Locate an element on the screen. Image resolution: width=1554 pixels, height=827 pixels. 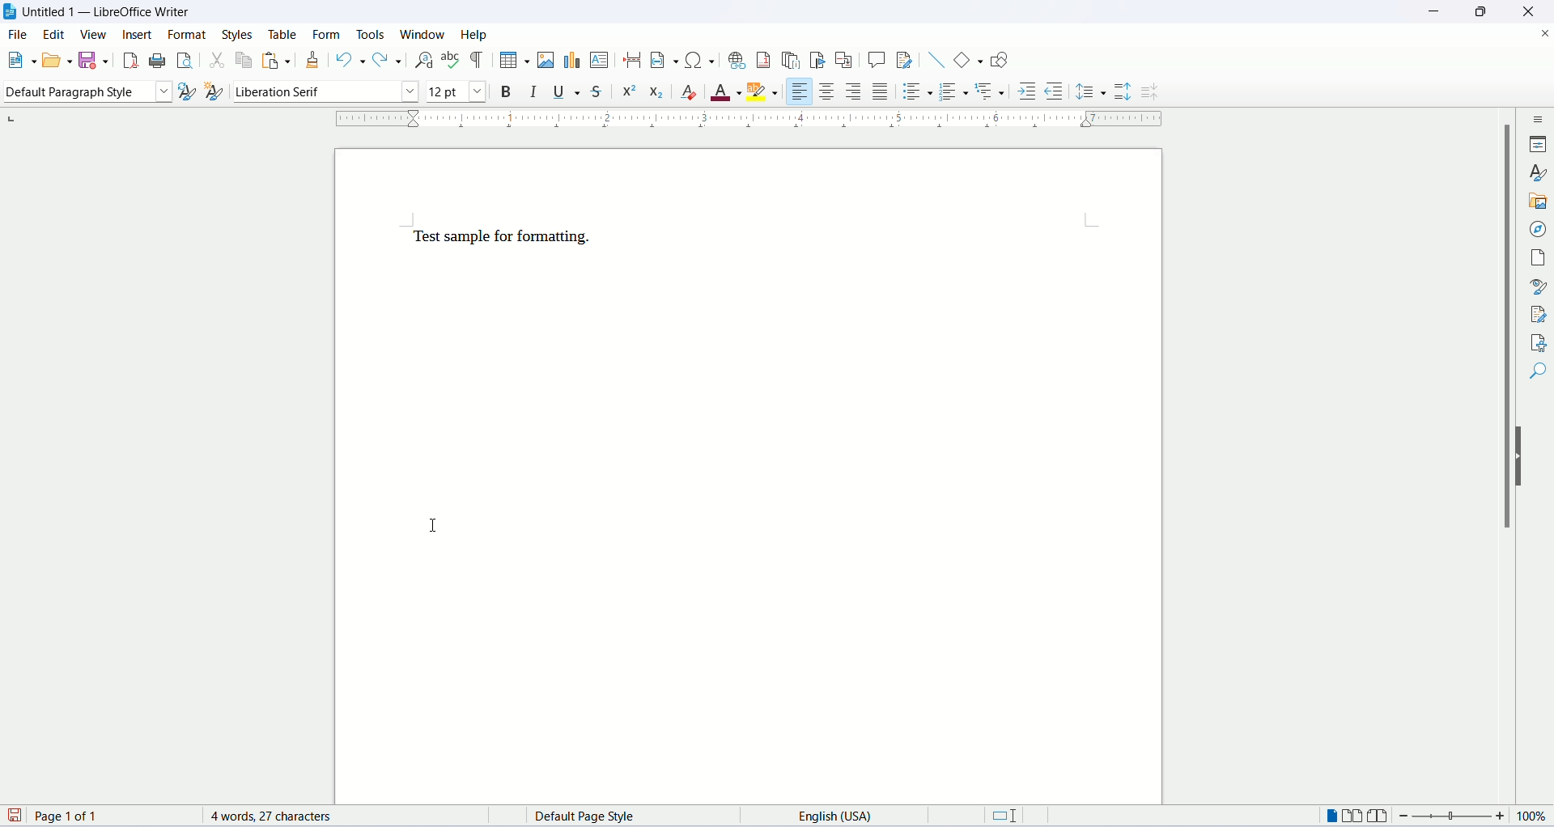
check accessibility is located at coordinates (1536, 342).